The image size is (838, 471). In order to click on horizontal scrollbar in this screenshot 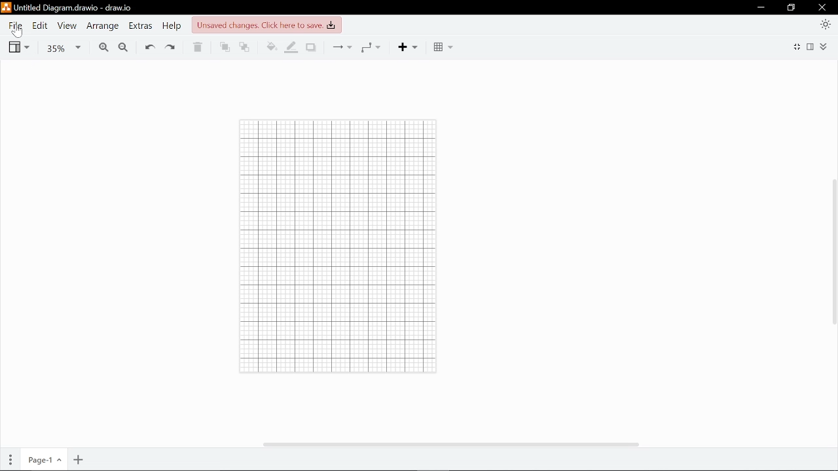, I will do `click(456, 442)`.